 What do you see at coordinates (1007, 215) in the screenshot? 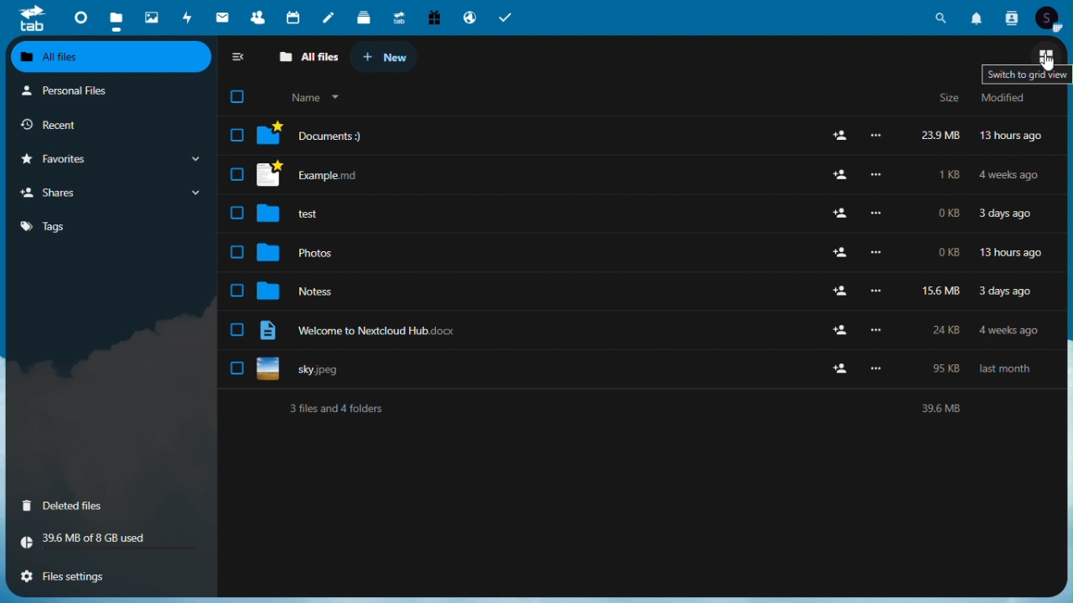
I see `3 days ago` at bounding box center [1007, 215].